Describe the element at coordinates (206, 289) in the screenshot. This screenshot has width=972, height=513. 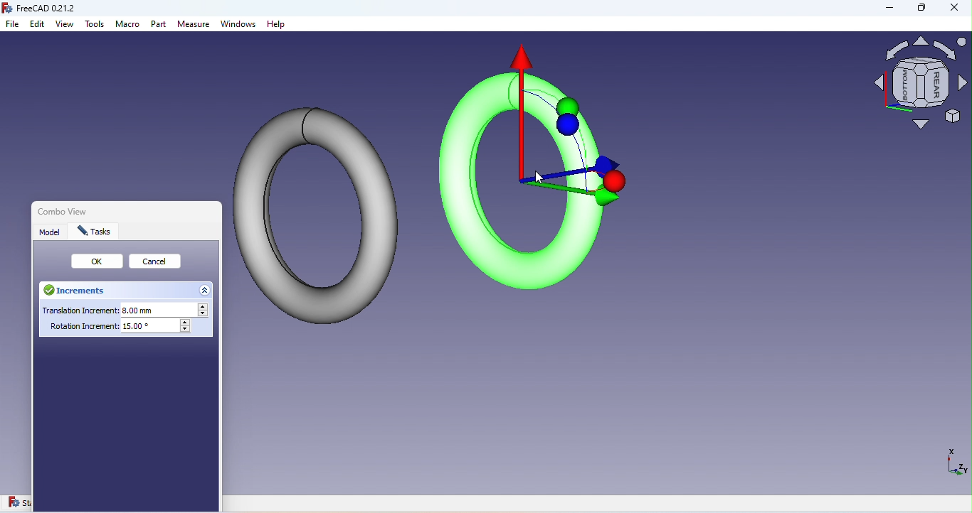
I see `Hide increments` at that location.